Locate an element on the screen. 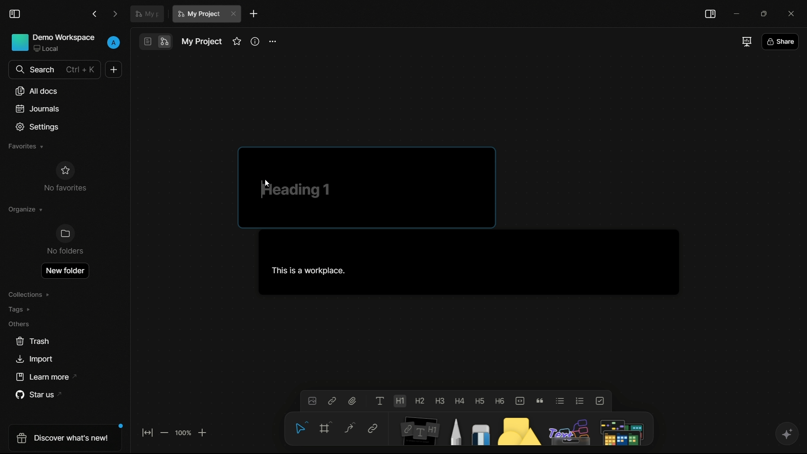 The height and width of the screenshot is (454, 807). new document is located at coordinates (254, 14).